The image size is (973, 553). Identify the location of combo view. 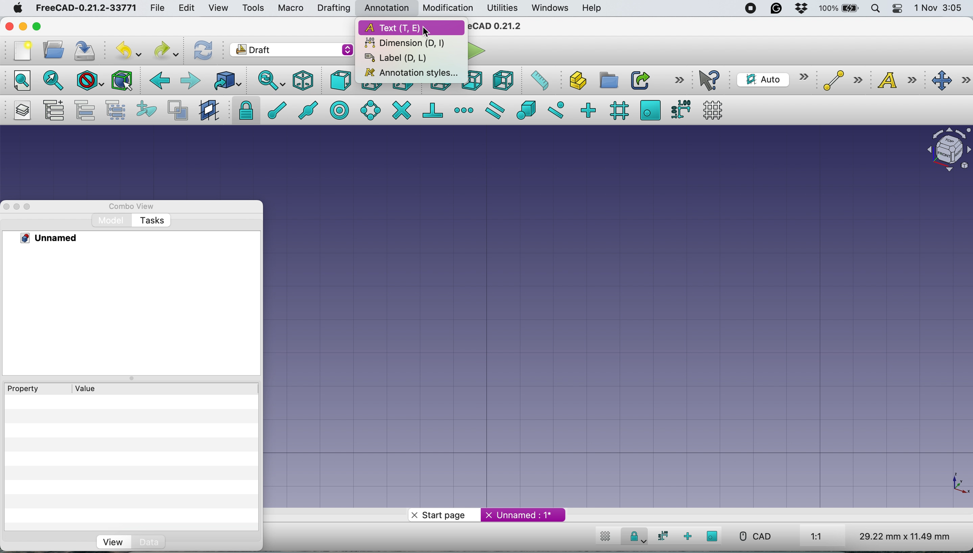
(126, 205).